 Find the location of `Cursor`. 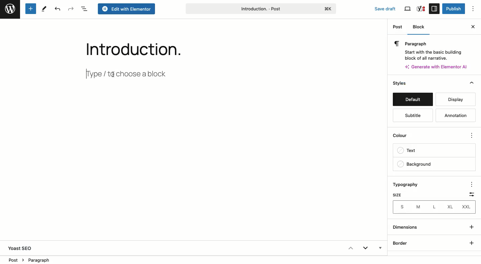

Cursor is located at coordinates (115, 75).